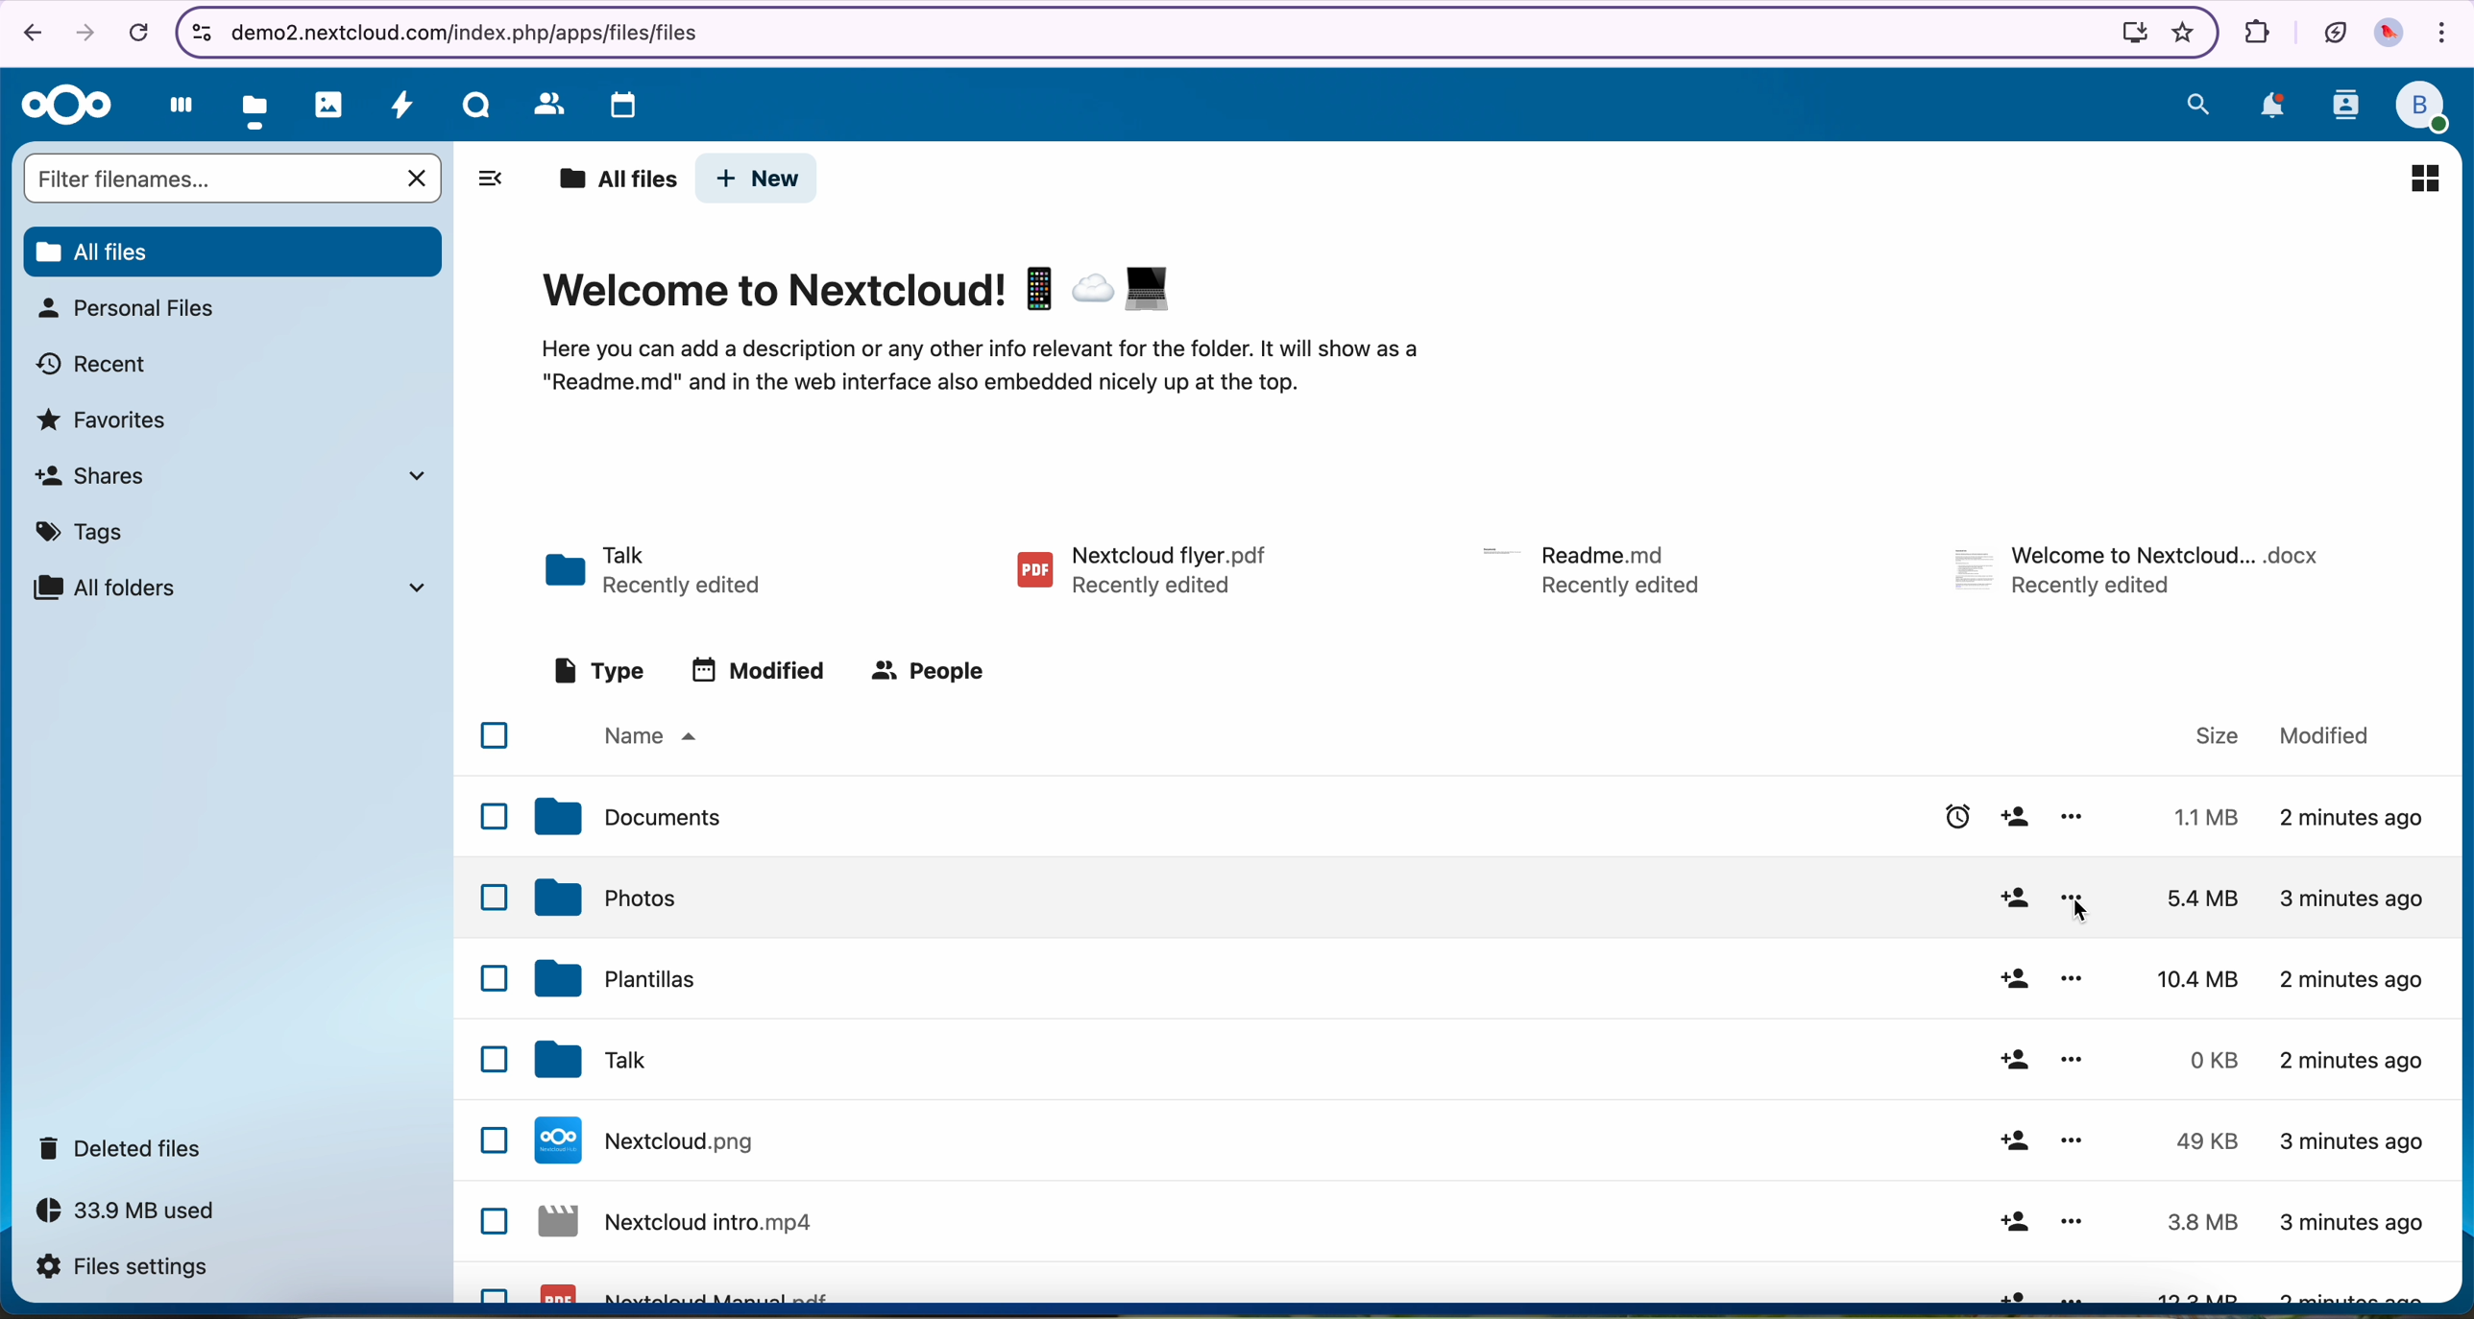 Image resolution: width=2474 pixels, height=1319 pixels. I want to click on file, so click(2142, 569).